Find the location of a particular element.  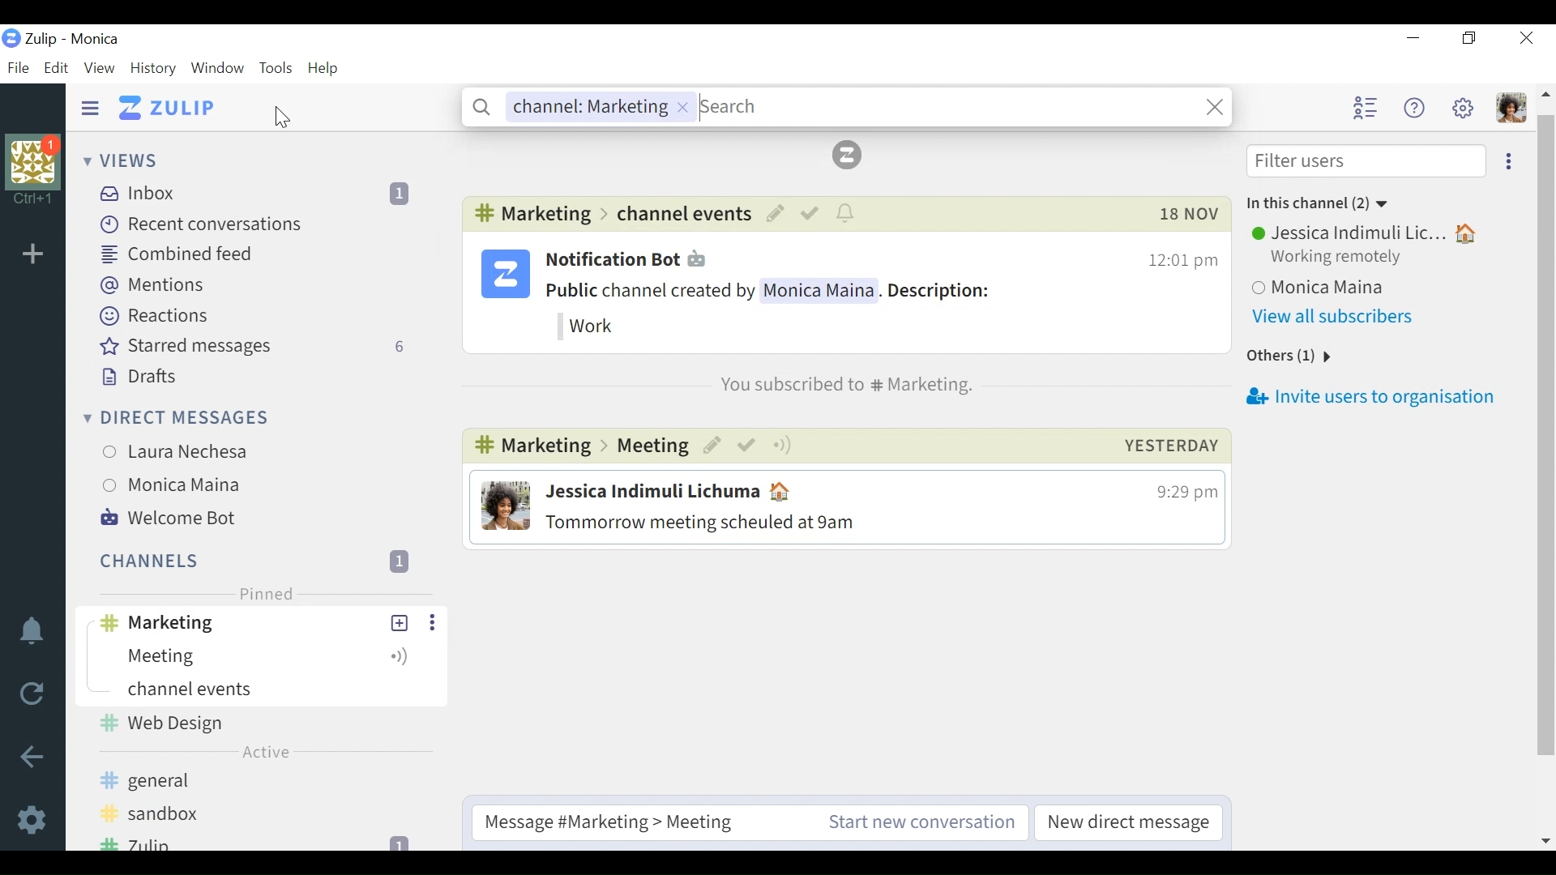

channel is located at coordinates (263, 841).